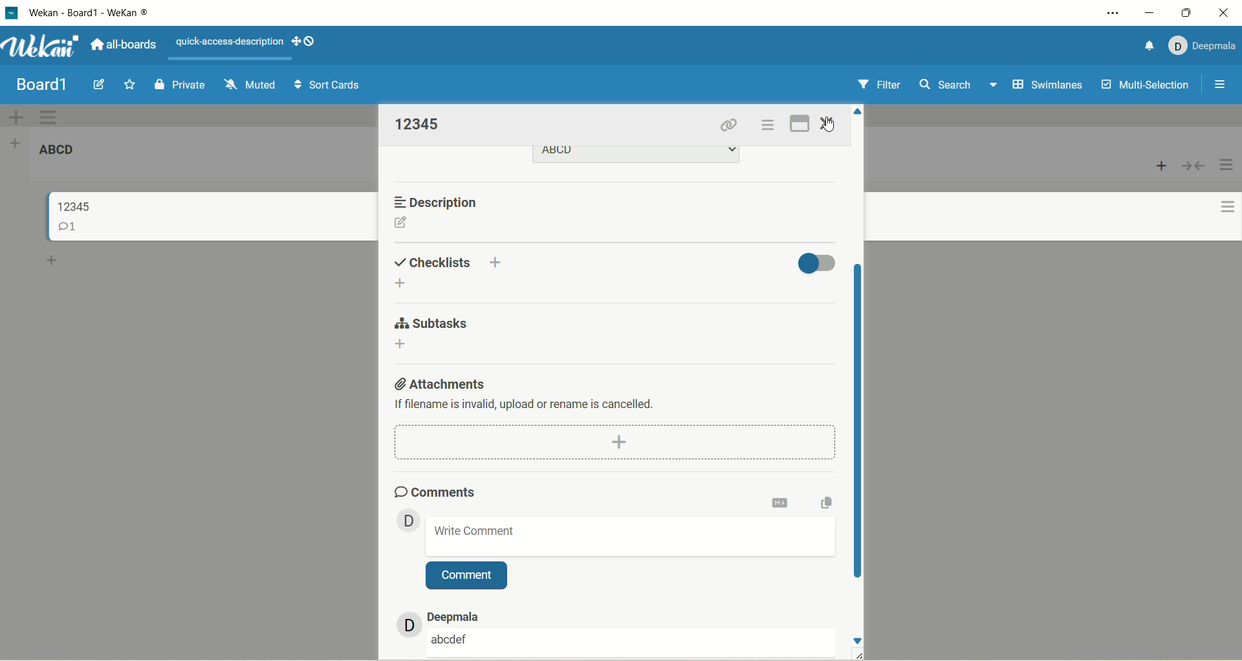 This screenshot has height=661, width=1242. I want to click on attachments, so click(438, 382).